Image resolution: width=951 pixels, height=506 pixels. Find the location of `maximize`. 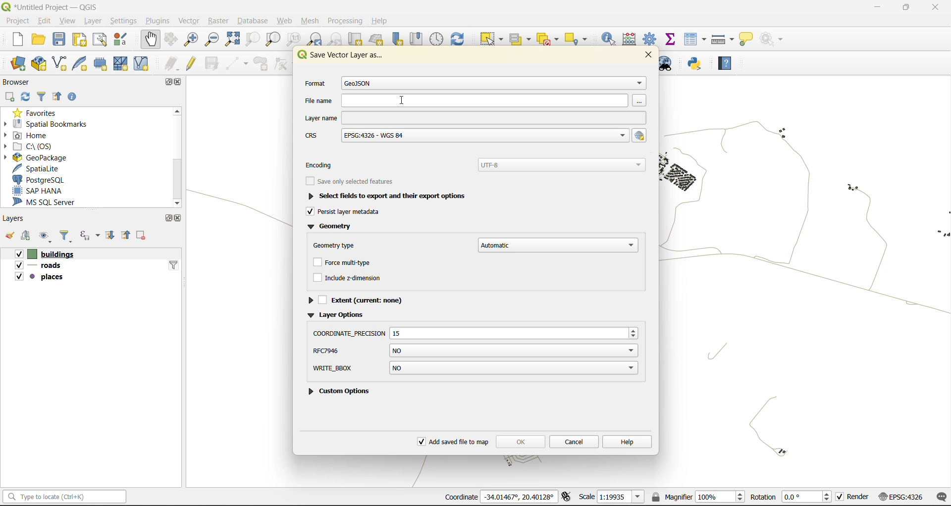

maximize is located at coordinates (166, 220).